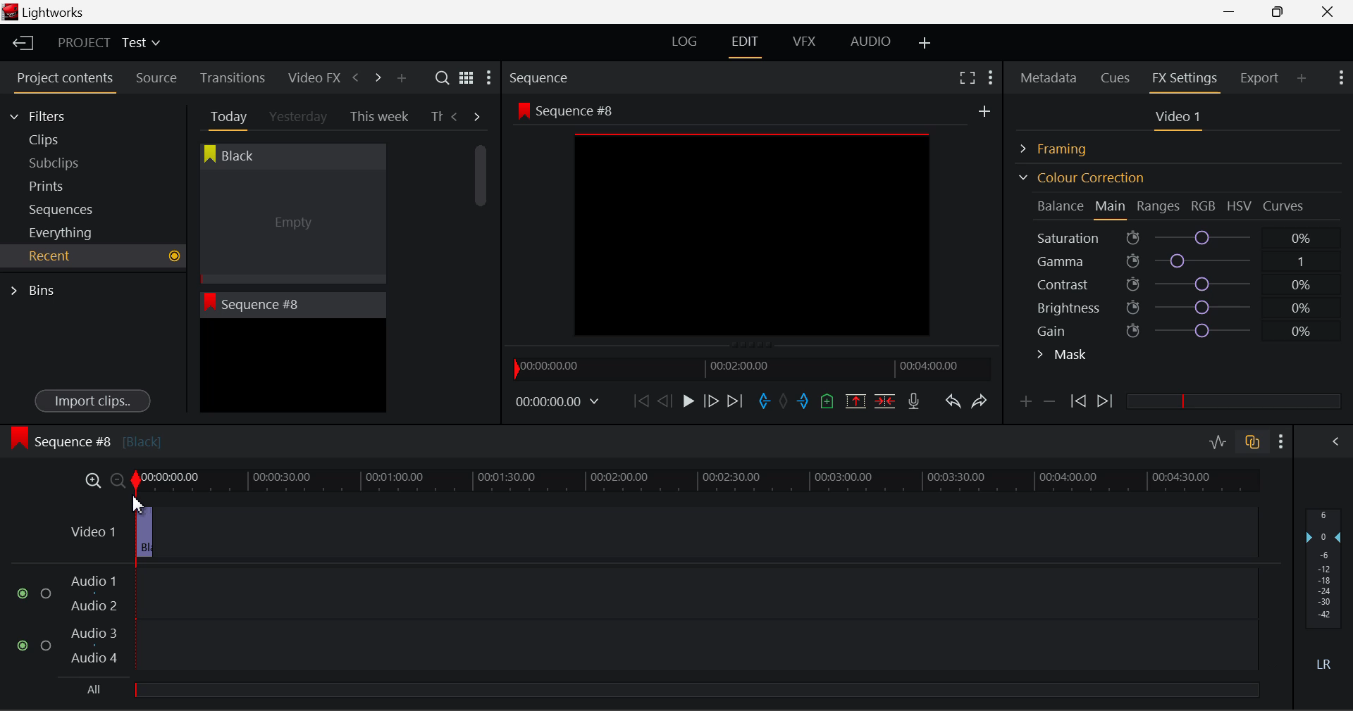  I want to click on VFX Layout, so click(807, 43).